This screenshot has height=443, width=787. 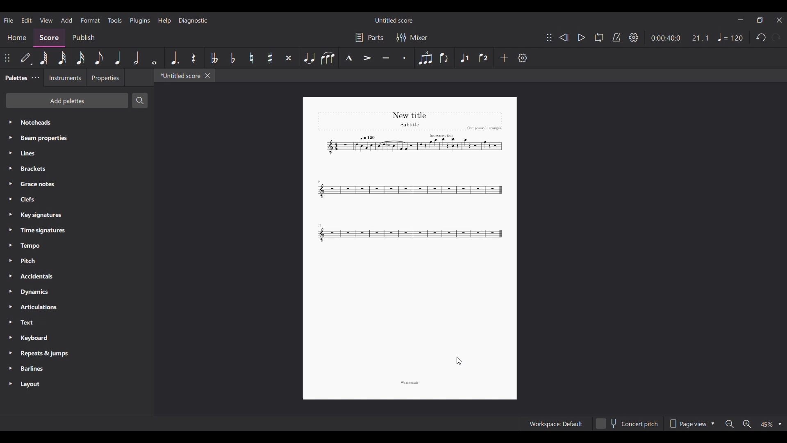 I want to click on Workspace: Default, so click(x=555, y=423).